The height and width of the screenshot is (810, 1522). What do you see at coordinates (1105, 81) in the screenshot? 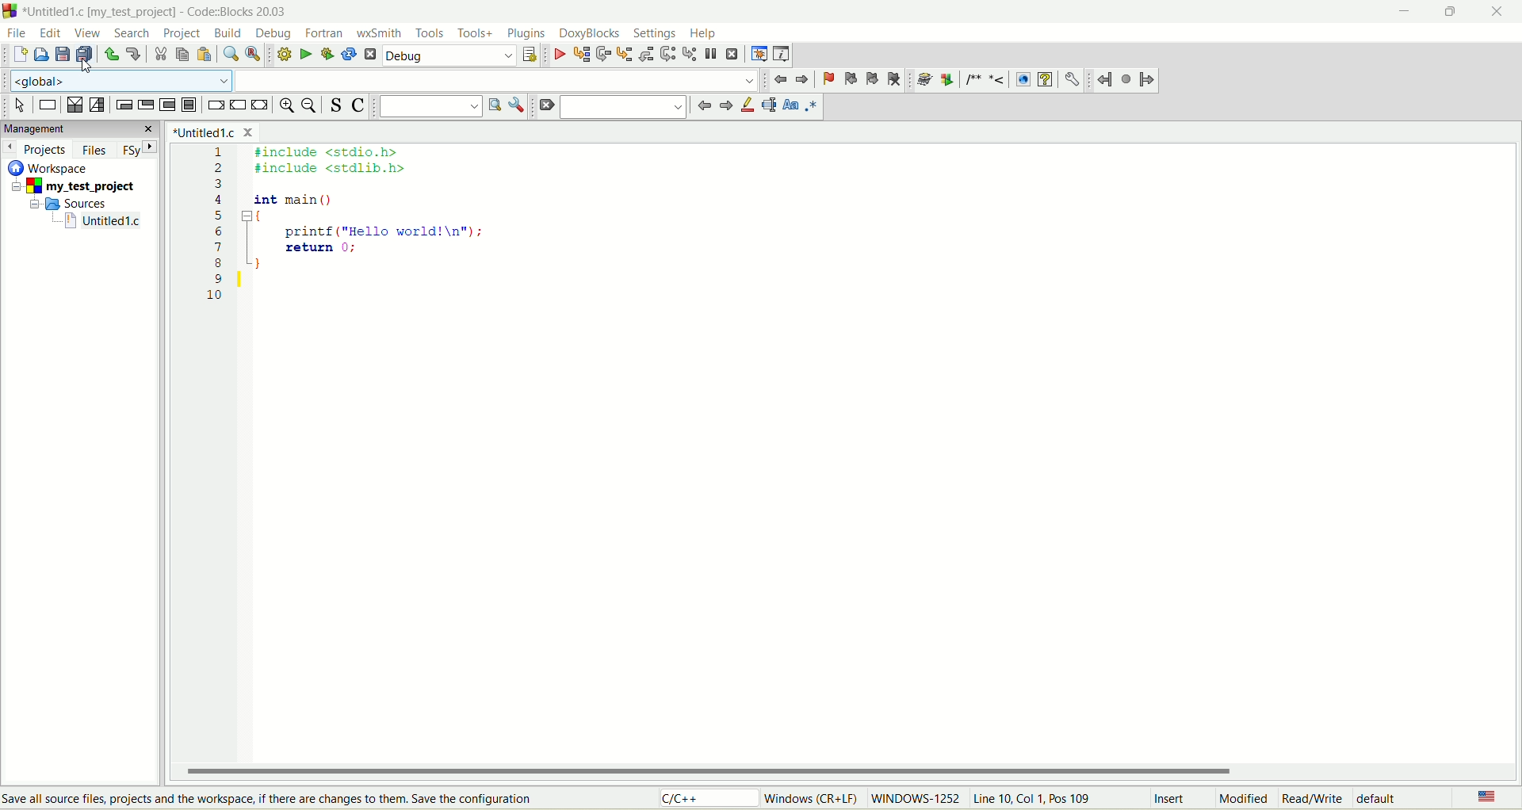
I see `jump back` at bounding box center [1105, 81].